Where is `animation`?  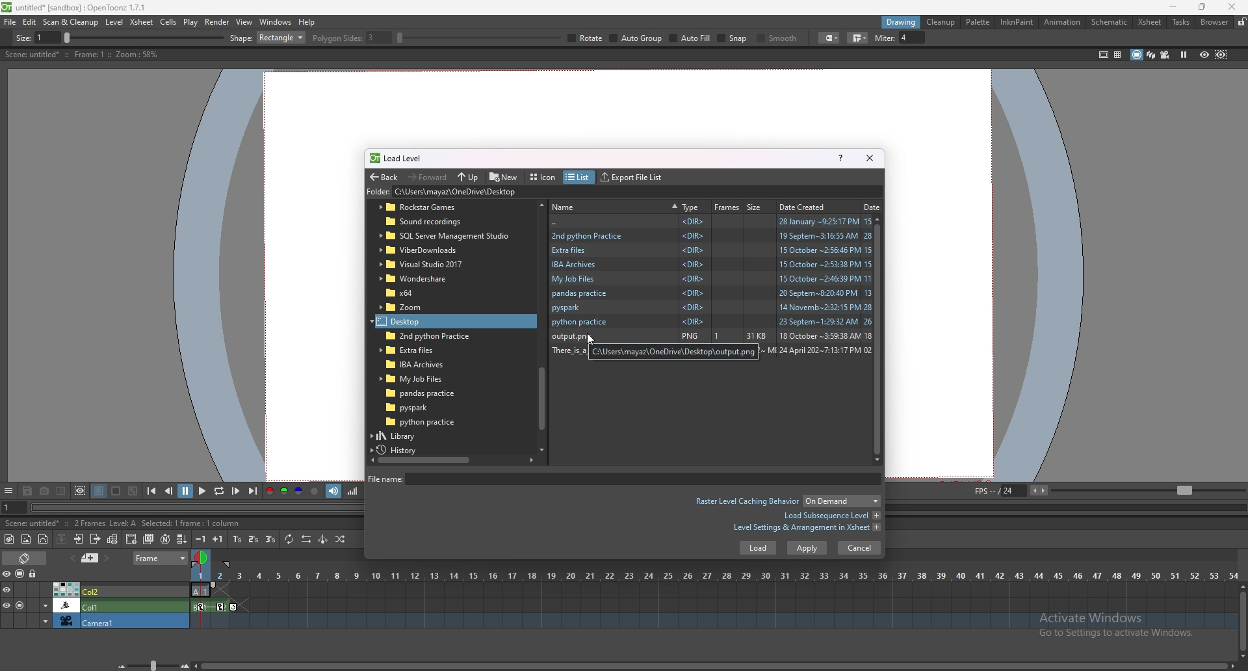
animation is located at coordinates (1063, 22).